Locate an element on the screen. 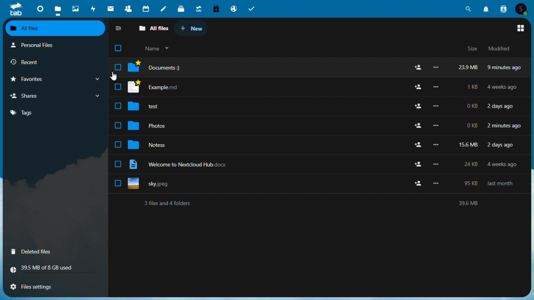  Storage is located at coordinates (55, 270).